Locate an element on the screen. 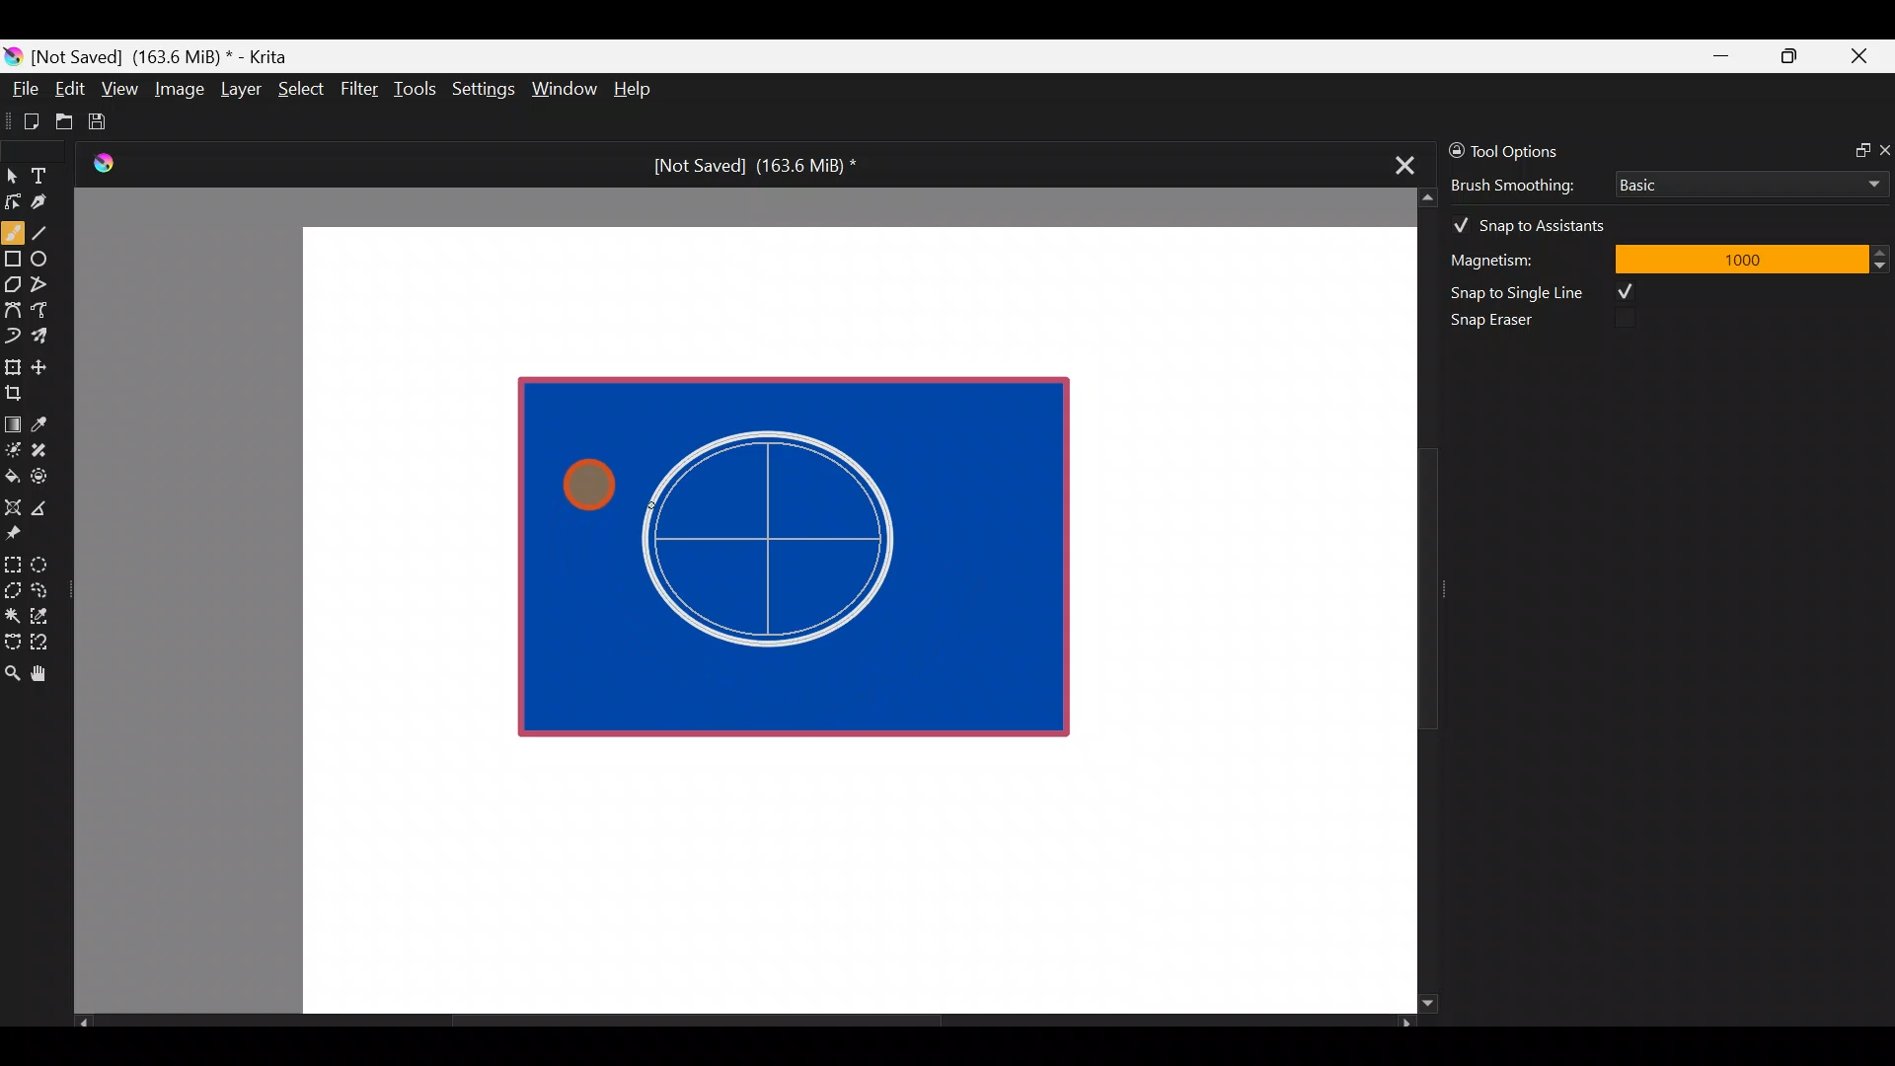 The height and width of the screenshot is (1066, 1895). Calligraphy is located at coordinates (53, 205).